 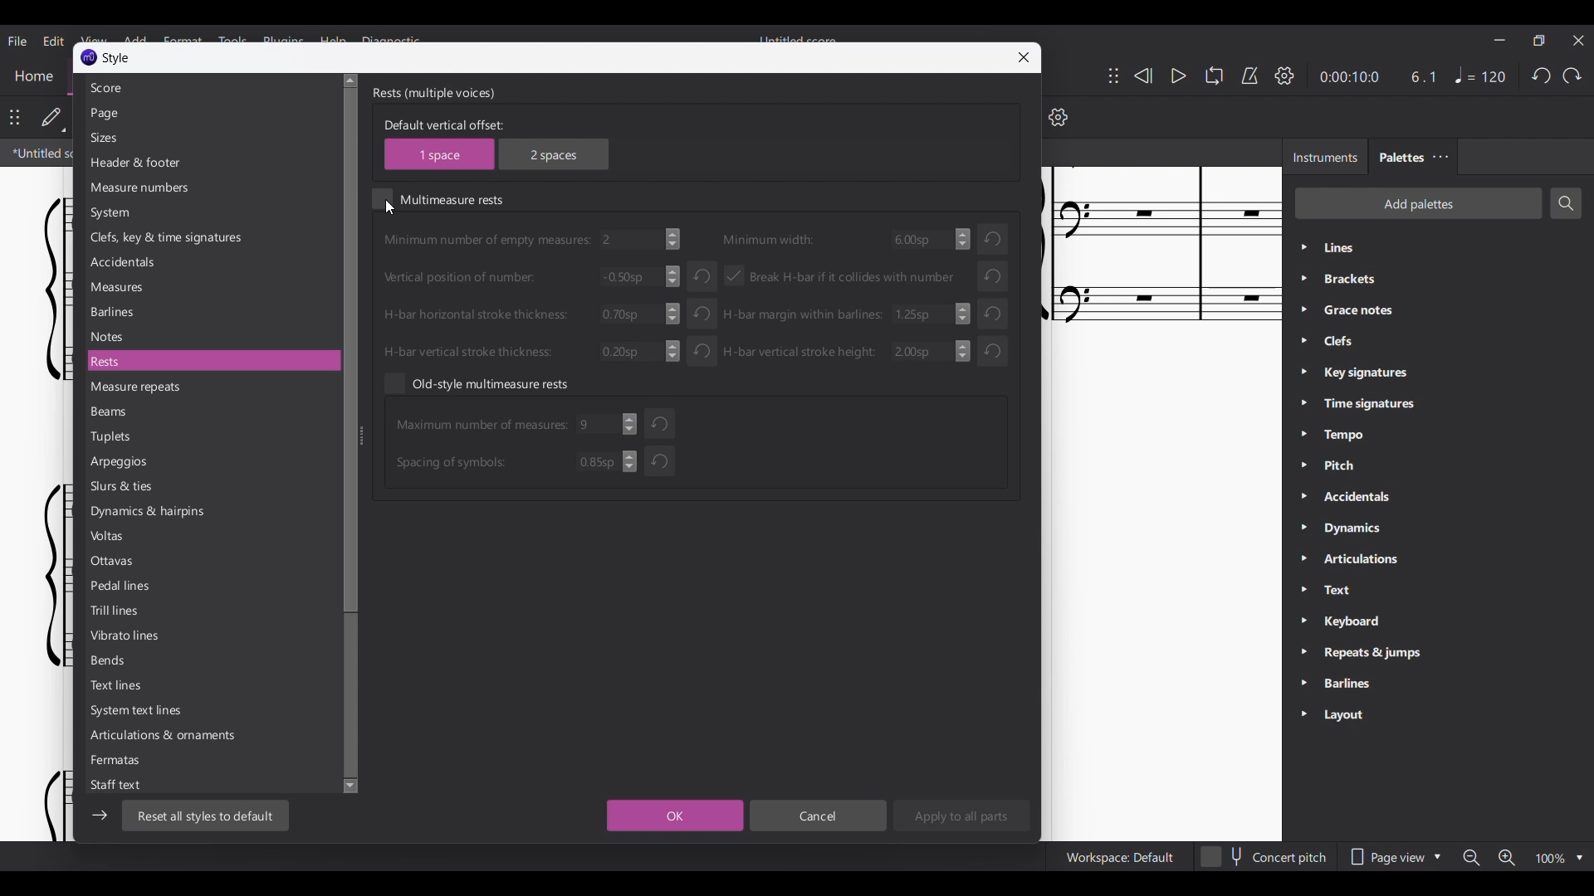 What do you see at coordinates (702, 314) in the screenshot?
I see `Undo respective inputs made` at bounding box center [702, 314].